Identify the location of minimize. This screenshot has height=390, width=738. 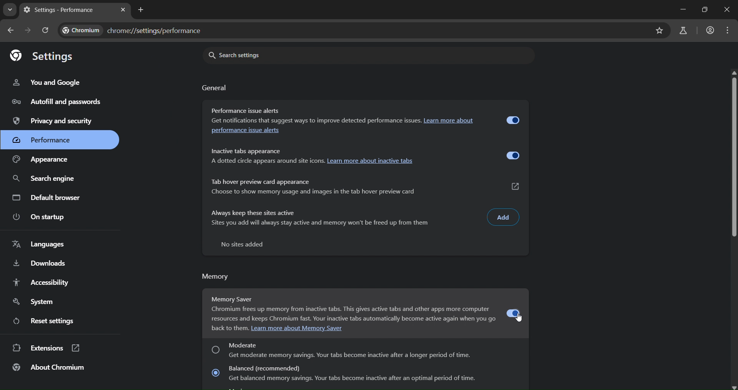
(682, 10).